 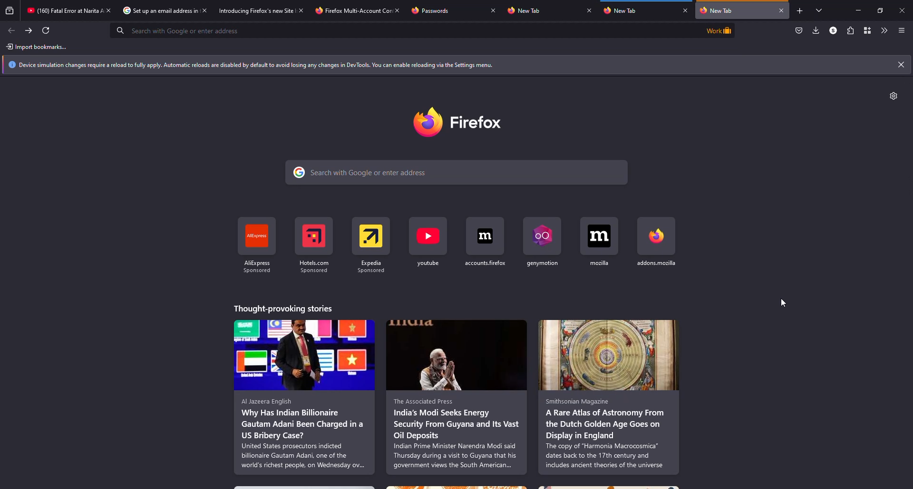 I want to click on save to packet, so click(x=799, y=31).